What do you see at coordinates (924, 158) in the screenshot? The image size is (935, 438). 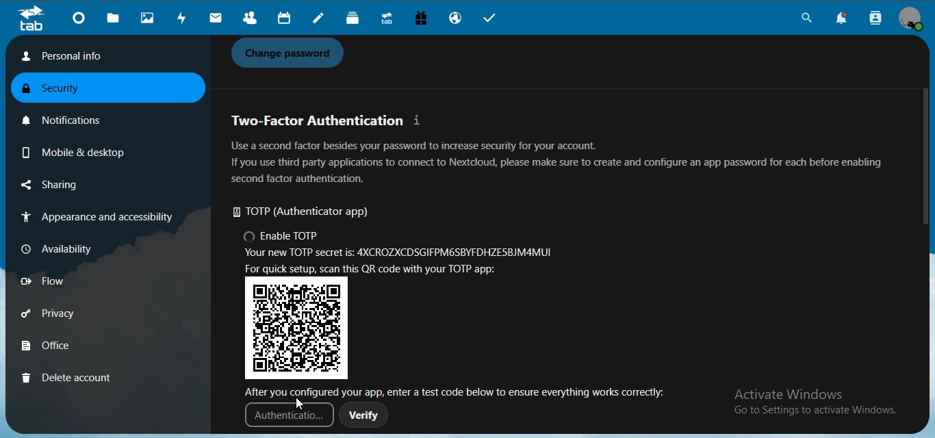 I see `scroll bar` at bounding box center [924, 158].